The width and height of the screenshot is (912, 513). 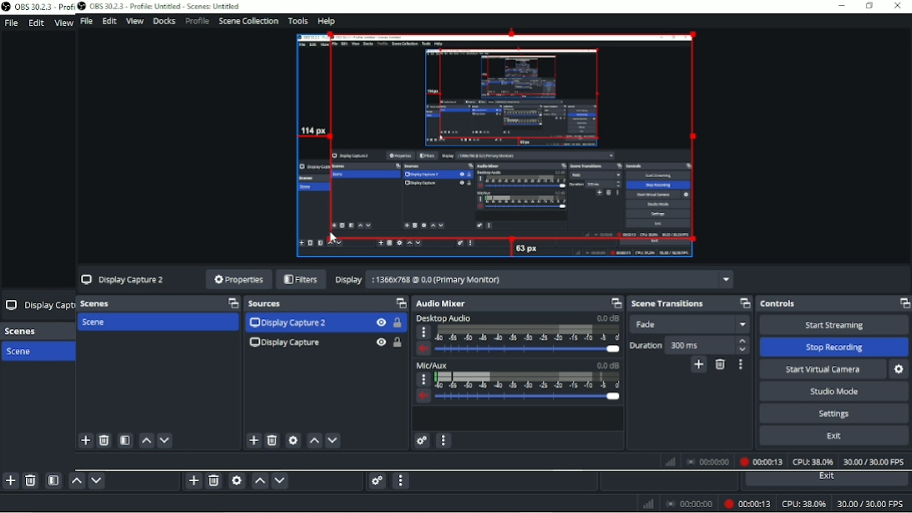 I want to click on Fade, so click(x=692, y=323).